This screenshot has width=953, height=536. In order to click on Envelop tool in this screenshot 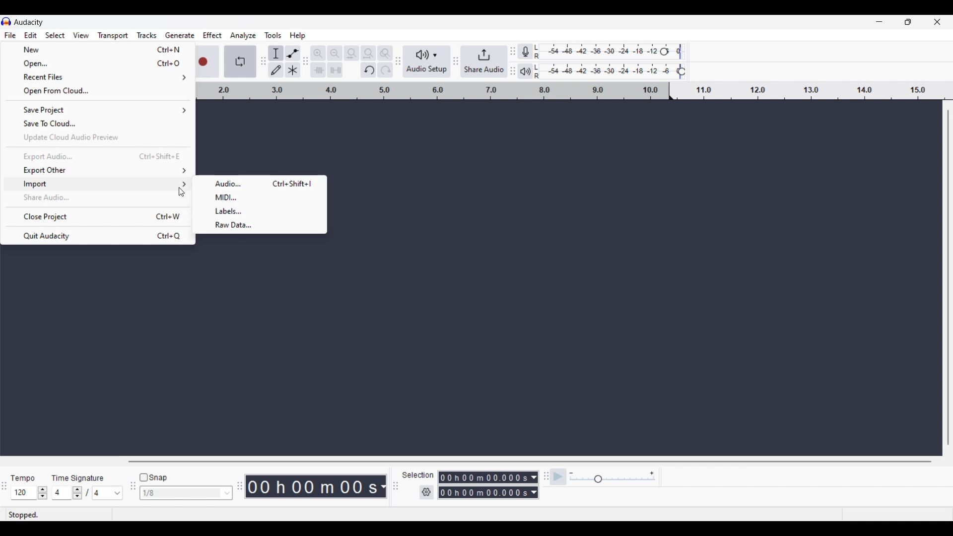, I will do `click(293, 53)`.